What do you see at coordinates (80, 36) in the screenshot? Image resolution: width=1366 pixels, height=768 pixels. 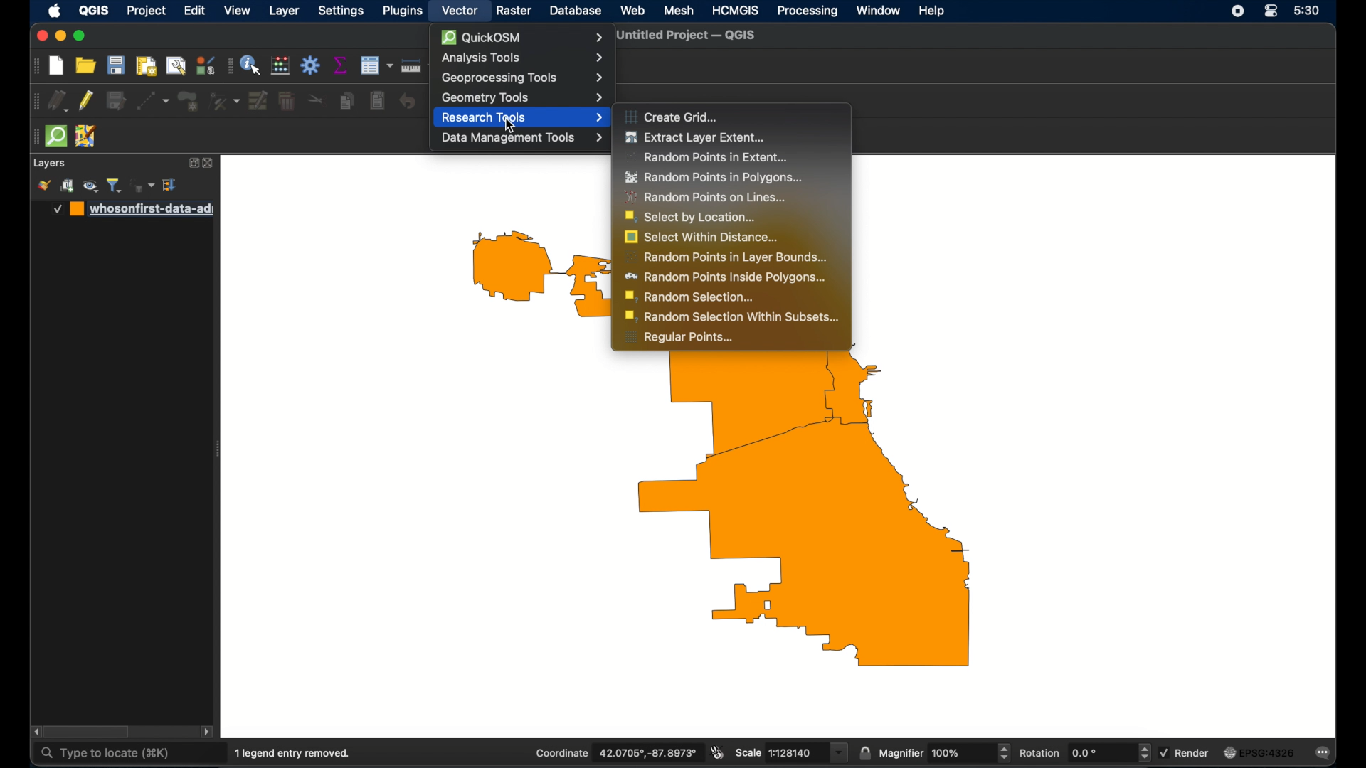 I see `maximize` at bounding box center [80, 36].